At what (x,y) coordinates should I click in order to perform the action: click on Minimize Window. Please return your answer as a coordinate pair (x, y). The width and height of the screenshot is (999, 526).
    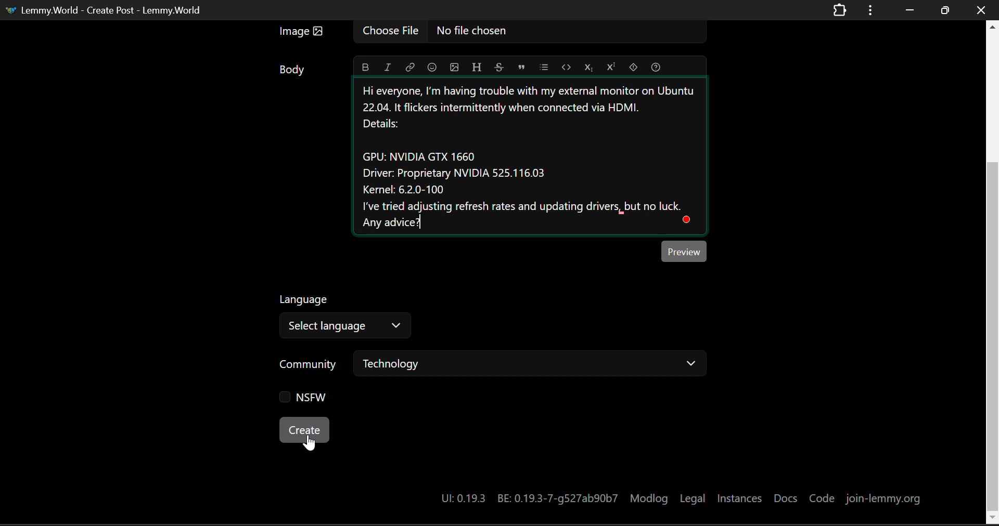
    Looking at the image, I should click on (943, 11).